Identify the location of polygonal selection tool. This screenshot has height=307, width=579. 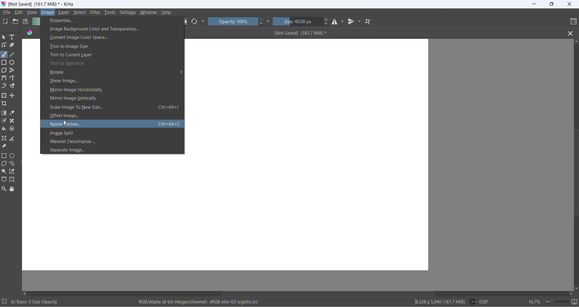
(5, 164).